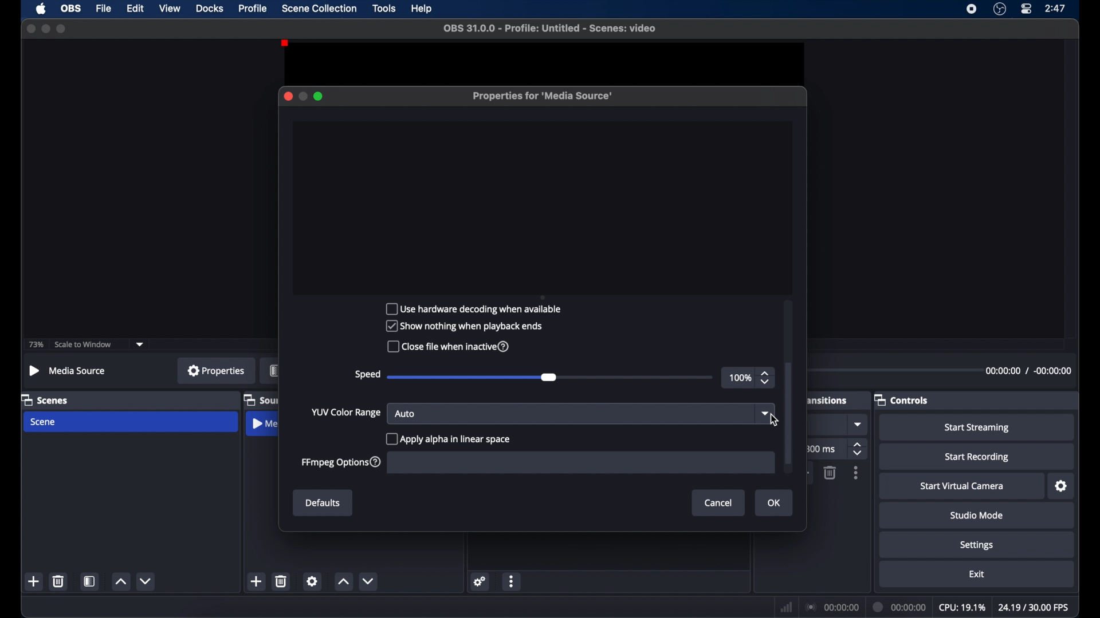 The width and height of the screenshot is (1100, 618). What do you see at coordinates (900, 607) in the screenshot?
I see `duration` at bounding box center [900, 607].